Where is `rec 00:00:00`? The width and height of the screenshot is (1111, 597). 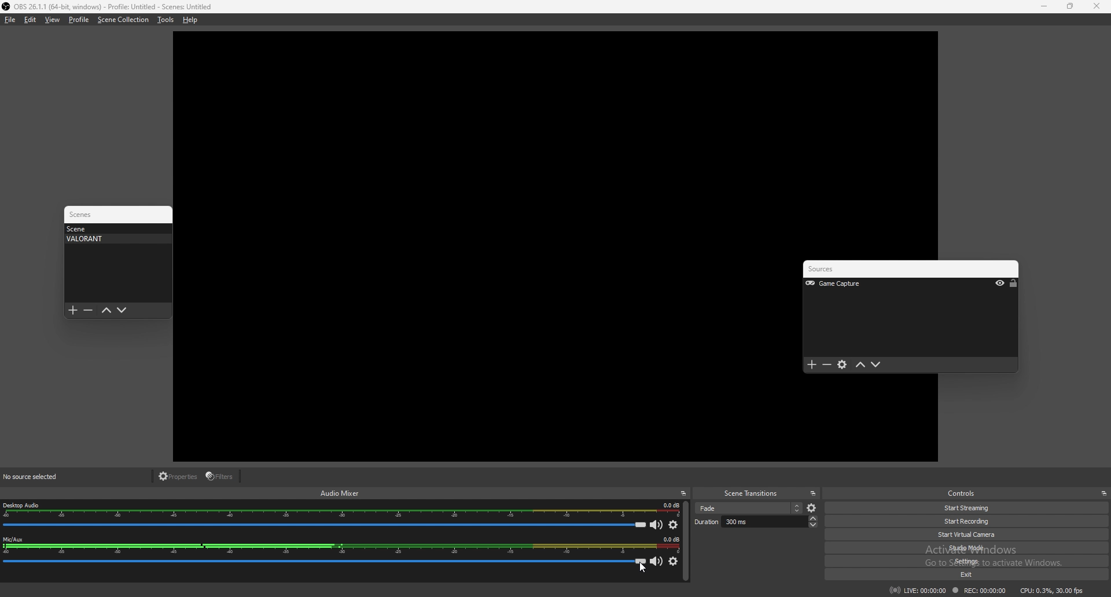 rec 00:00:00 is located at coordinates (978, 591).